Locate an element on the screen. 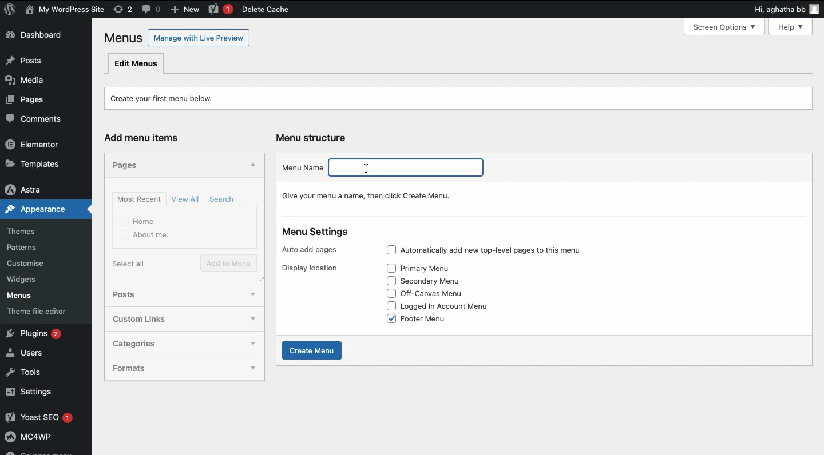 This screenshot has height=455, width=824. Users is located at coordinates (33, 354).